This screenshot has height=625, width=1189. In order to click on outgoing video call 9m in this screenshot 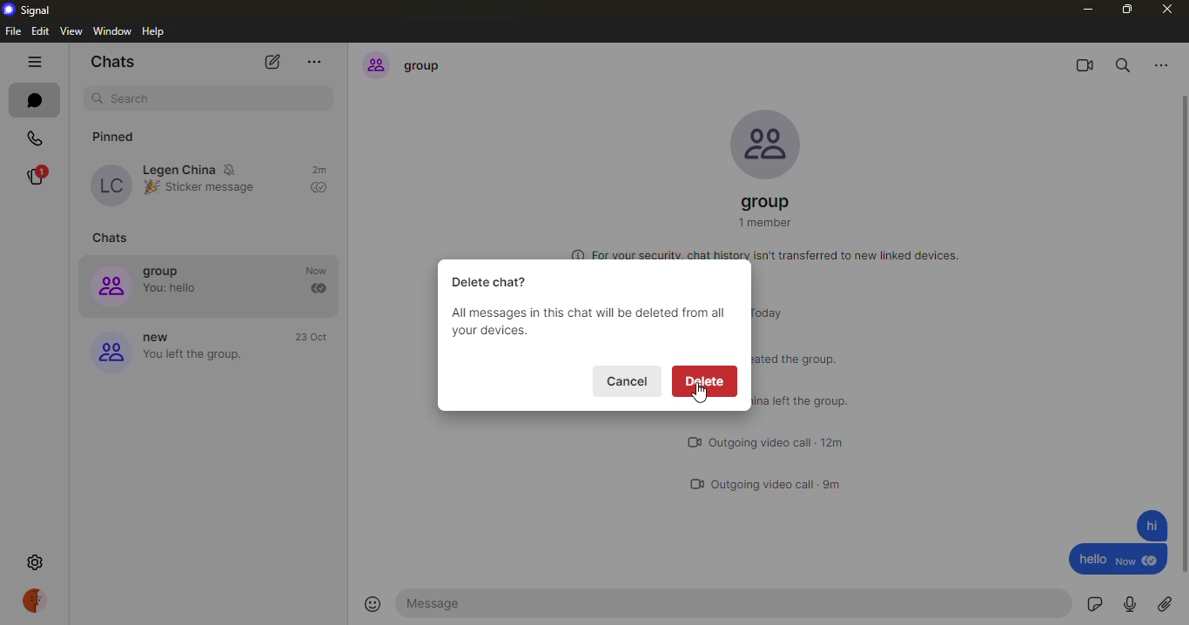, I will do `click(782, 481)`.